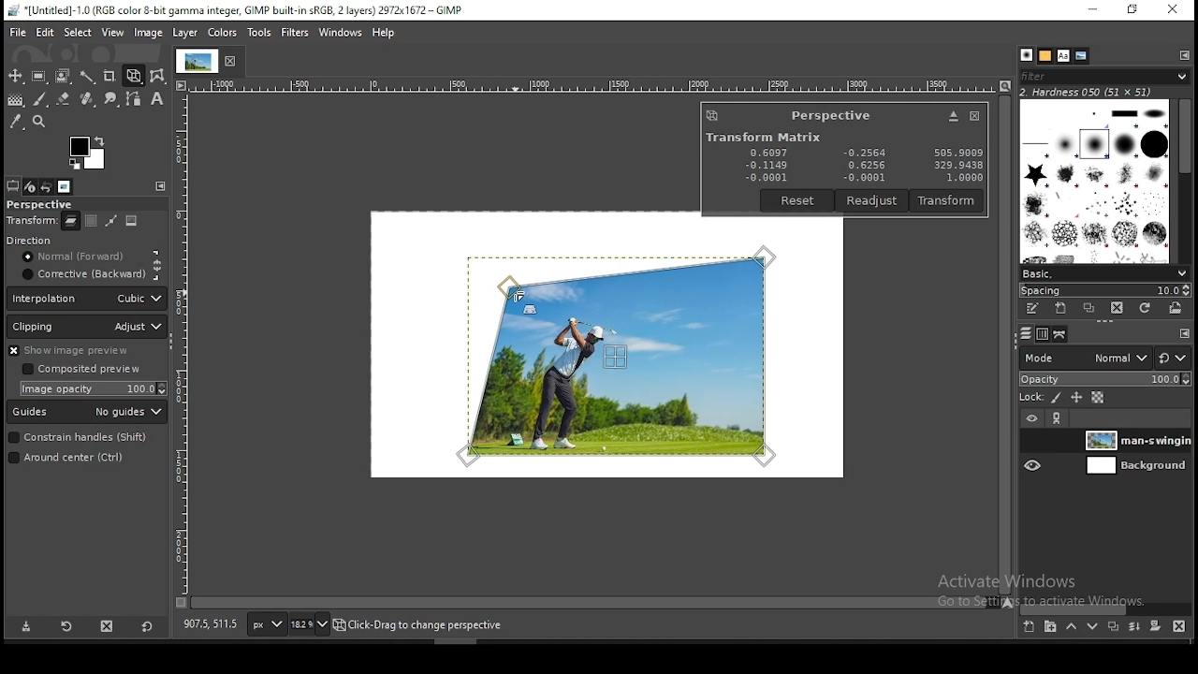  I want to click on logo, so click(712, 115).